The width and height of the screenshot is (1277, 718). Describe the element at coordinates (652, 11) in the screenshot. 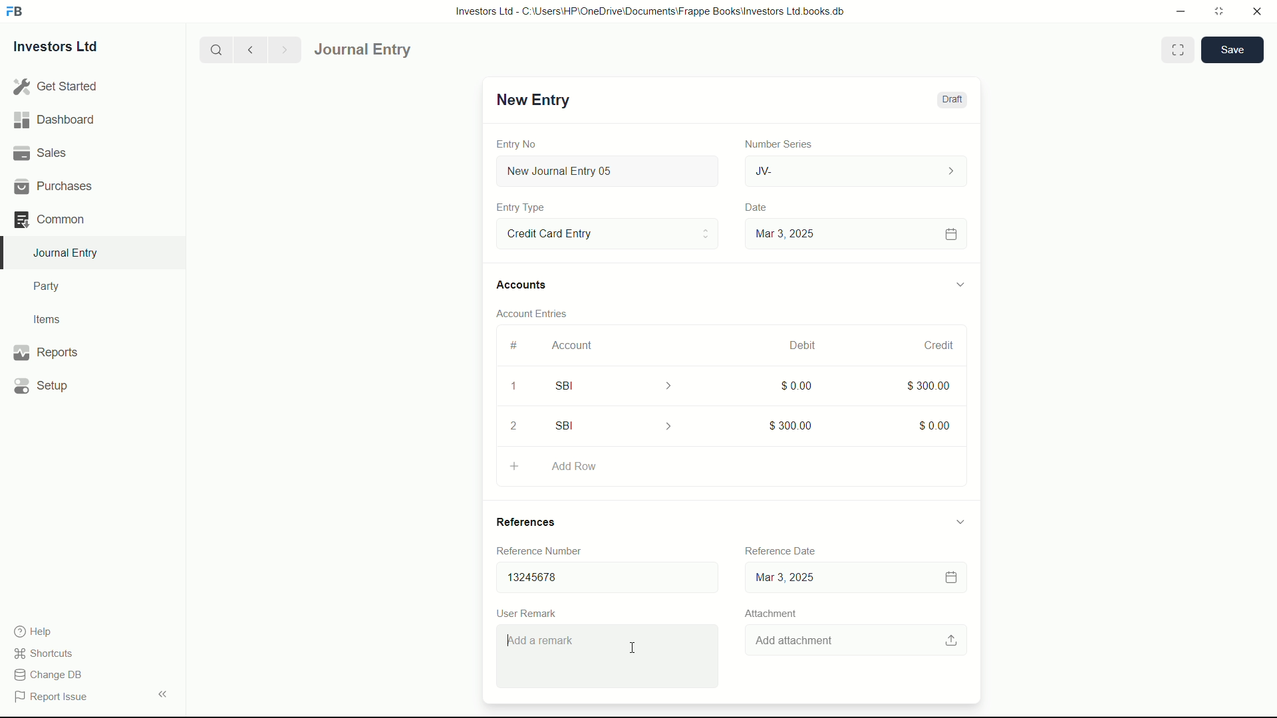

I see `Investors Ltd - C:\Users\HP\OneDrive\Documents\Frappe Books\Investors Ltd books.db` at that location.